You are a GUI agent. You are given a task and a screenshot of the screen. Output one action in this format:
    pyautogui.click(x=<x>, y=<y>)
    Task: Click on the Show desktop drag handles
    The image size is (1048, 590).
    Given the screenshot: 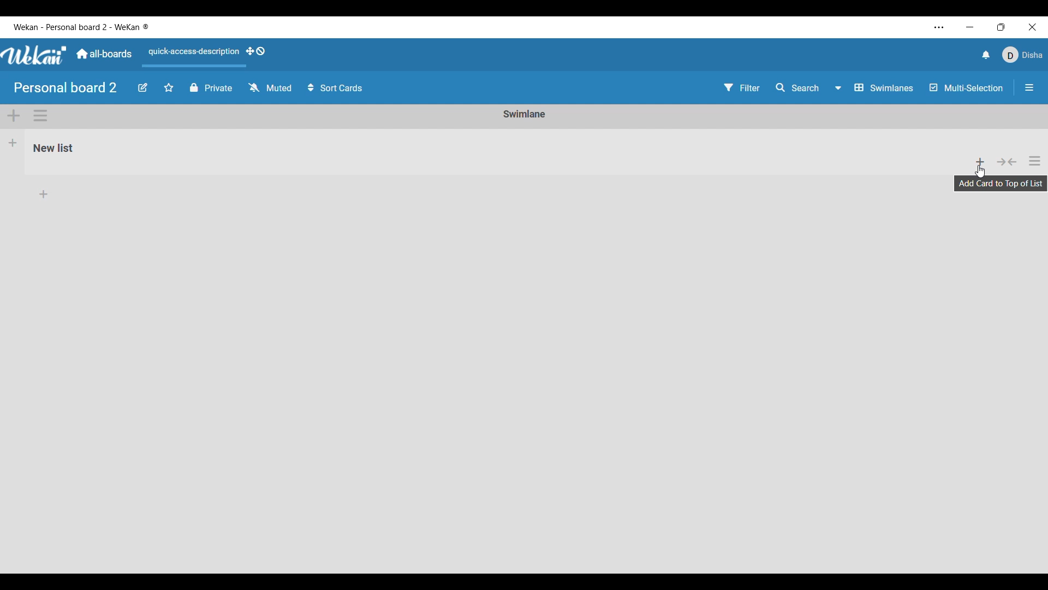 What is the action you would take?
    pyautogui.click(x=256, y=51)
    